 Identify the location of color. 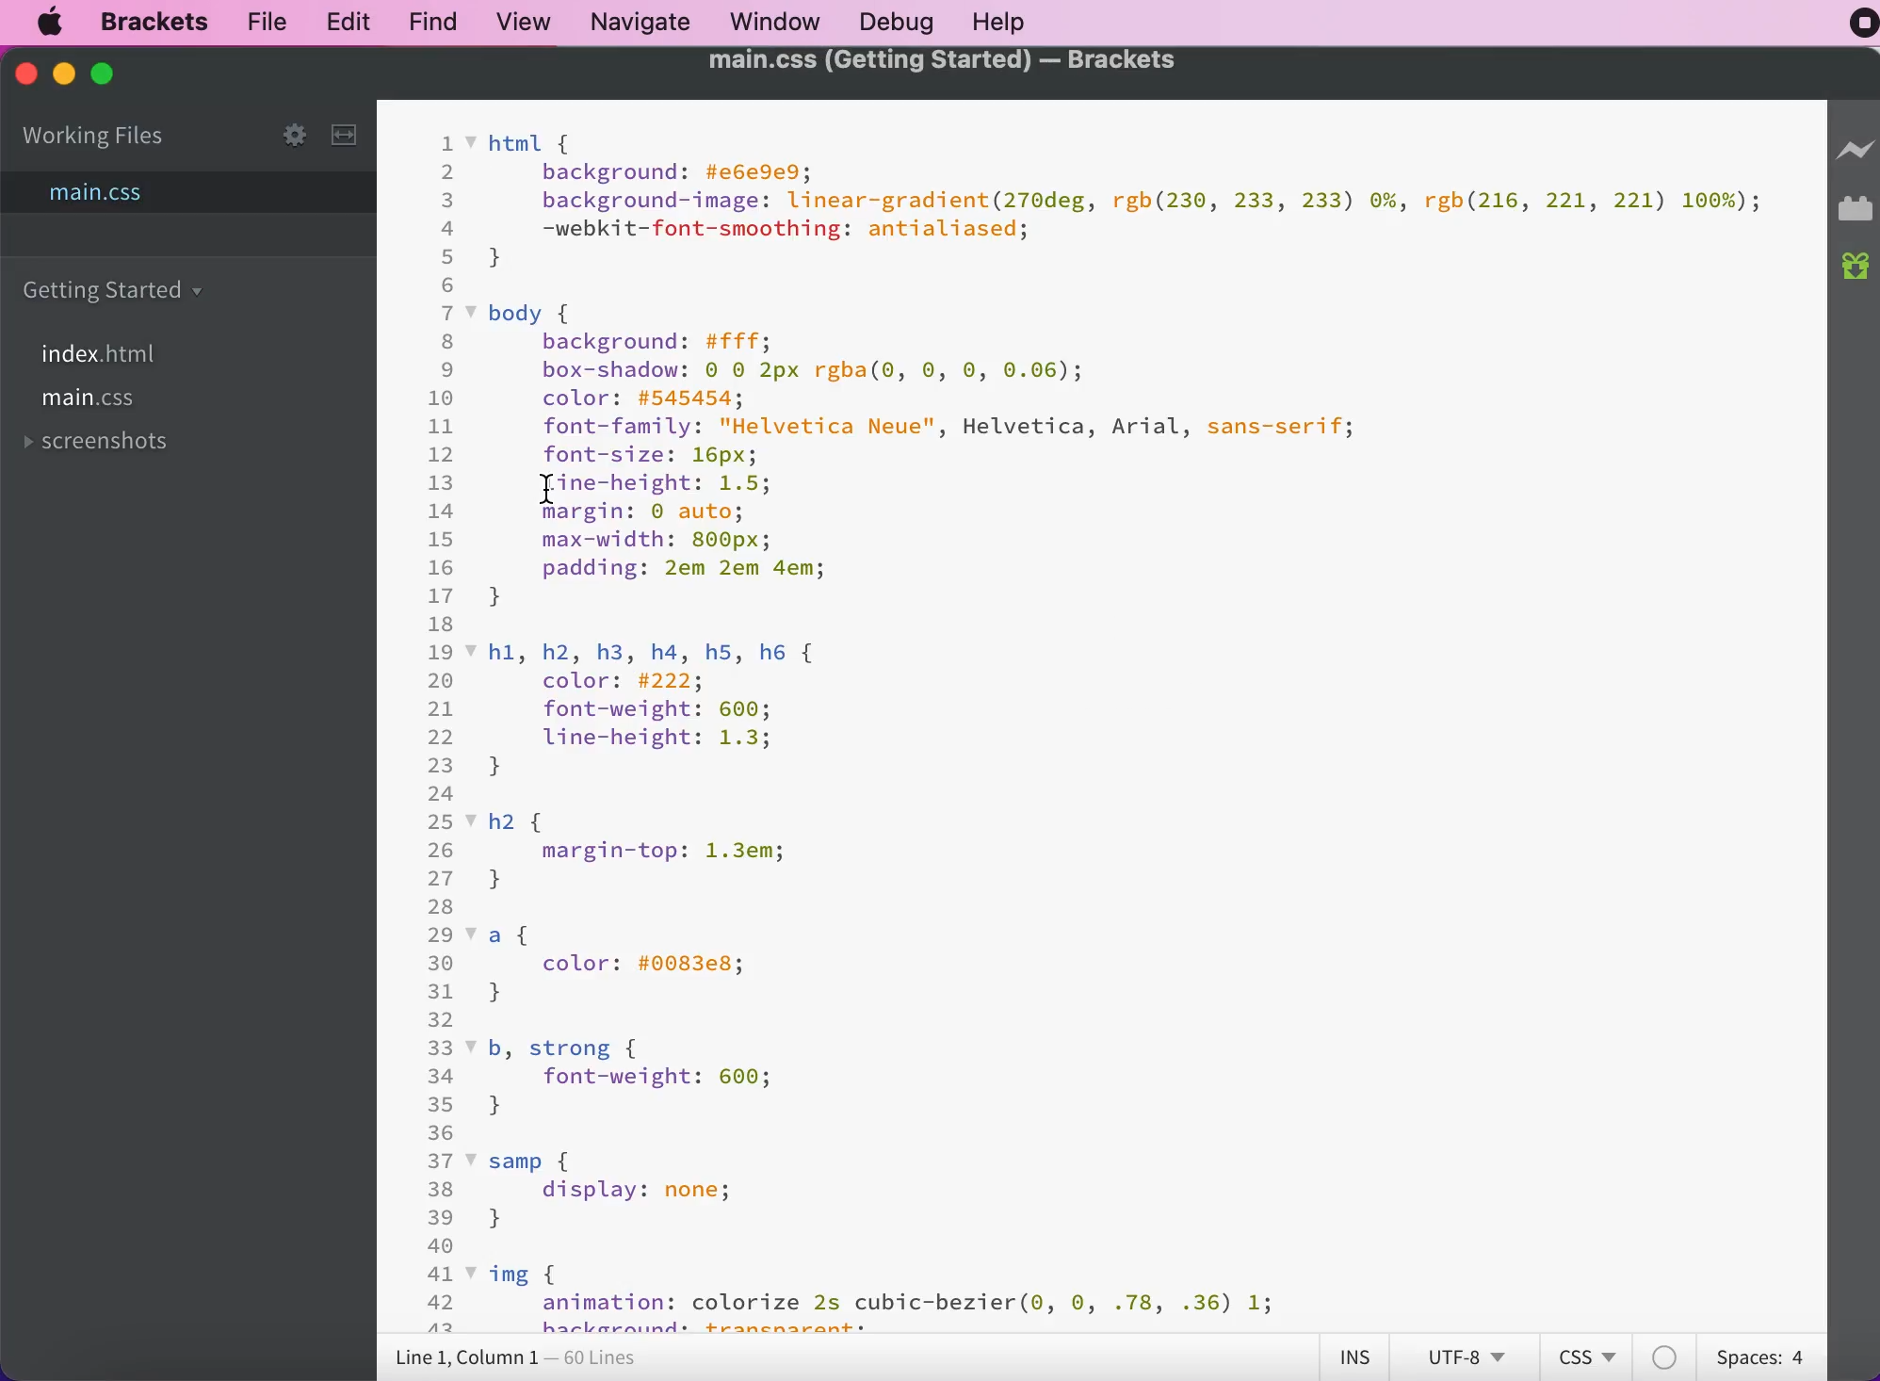
(1662, 1359).